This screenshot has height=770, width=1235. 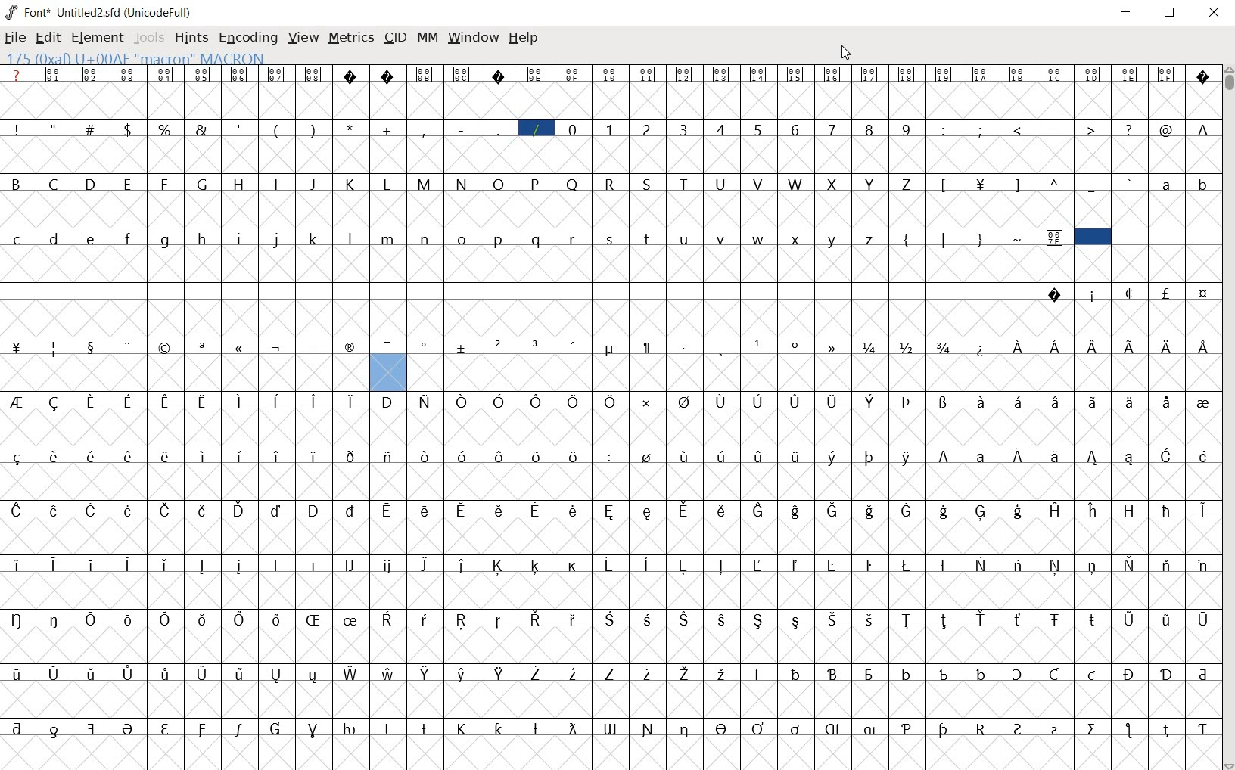 What do you see at coordinates (240, 238) in the screenshot?
I see `i` at bounding box center [240, 238].